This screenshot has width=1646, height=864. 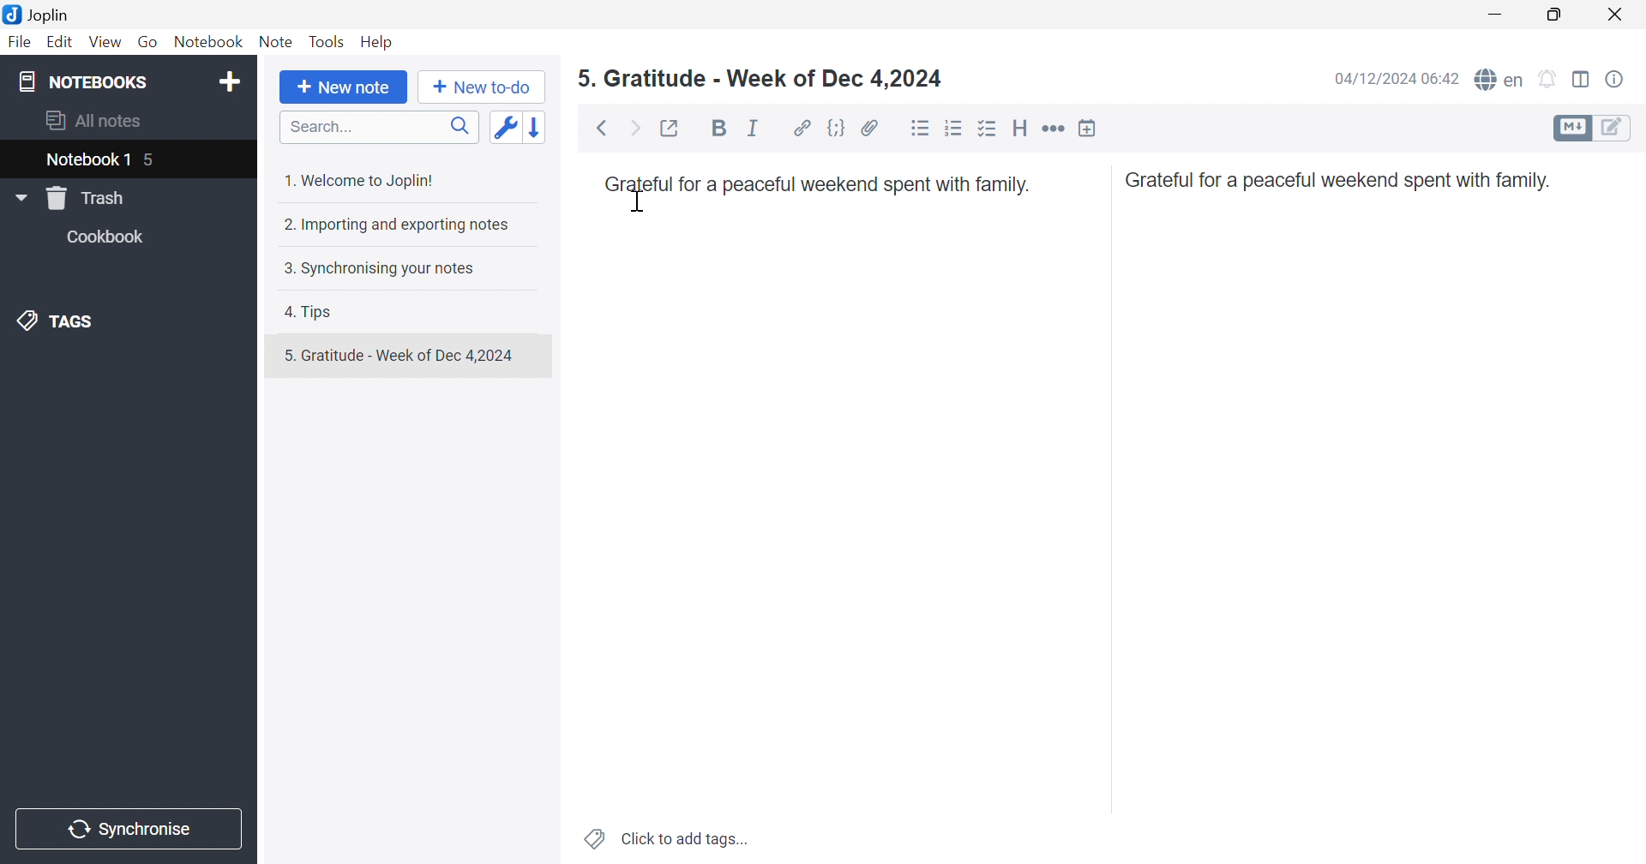 What do you see at coordinates (760, 78) in the screenshot?
I see `5. Gratitude  Week of Dec 4,2024` at bounding box center [760, 78].